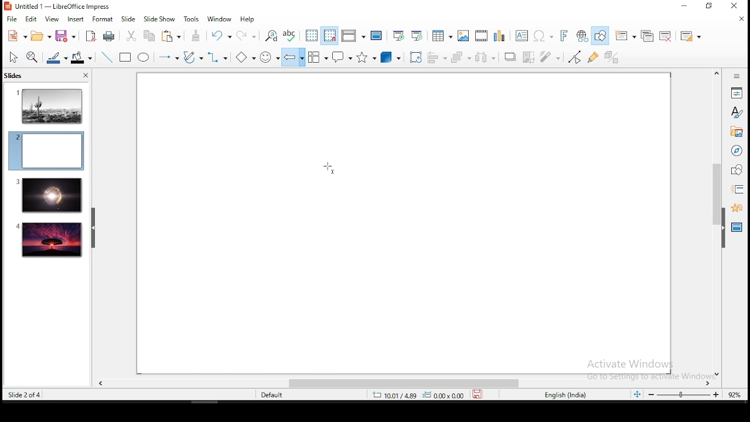 The image size is (750, 422). What do you see at coordinates (399, 383) in the screenshot?
I see `scroll bar` at bounding box center [399, 383].